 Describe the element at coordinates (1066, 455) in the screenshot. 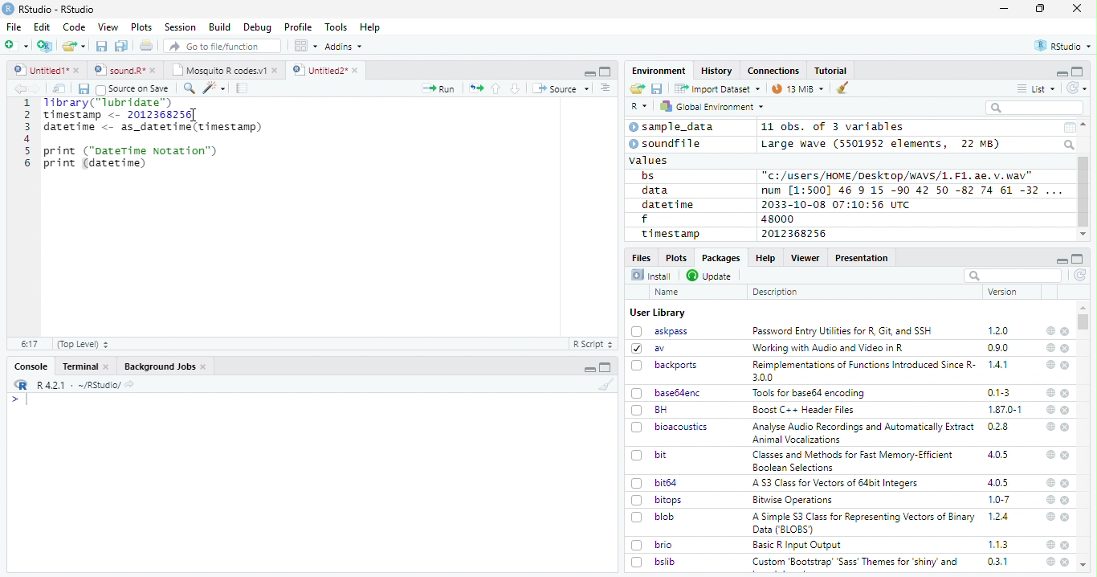

I see `close` at that location.